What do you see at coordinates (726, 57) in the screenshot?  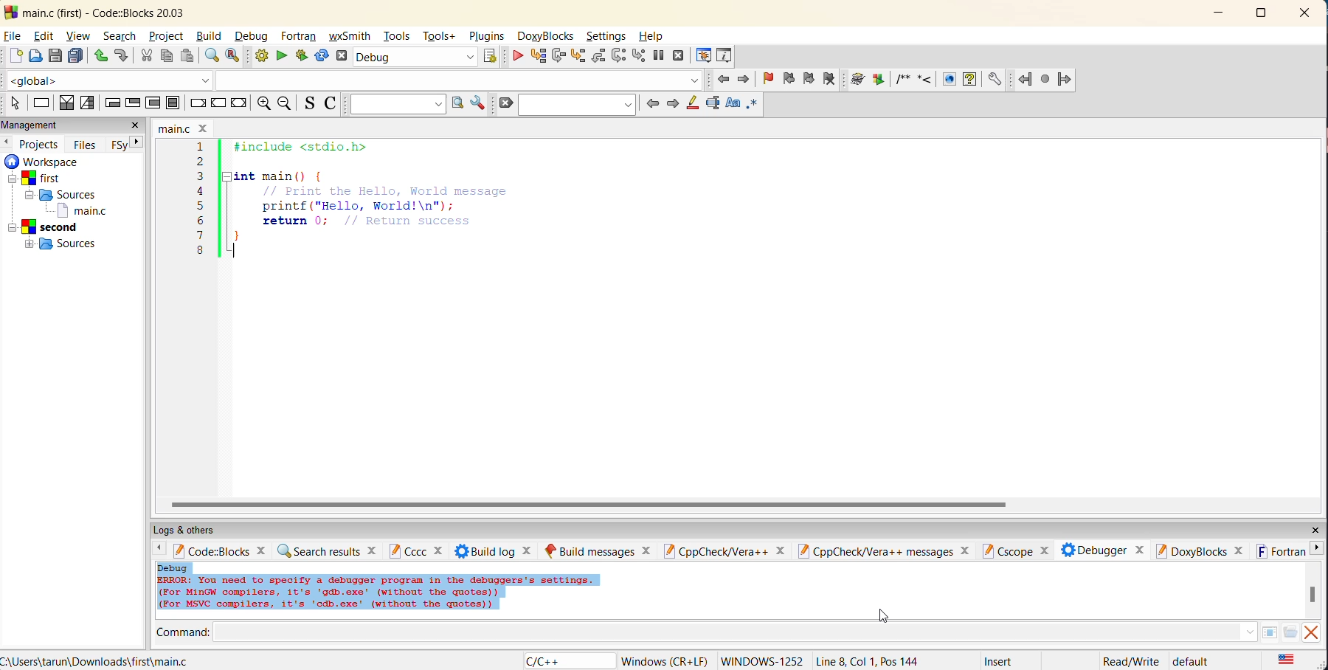 I see `various info` at bounding box center [726, 57].